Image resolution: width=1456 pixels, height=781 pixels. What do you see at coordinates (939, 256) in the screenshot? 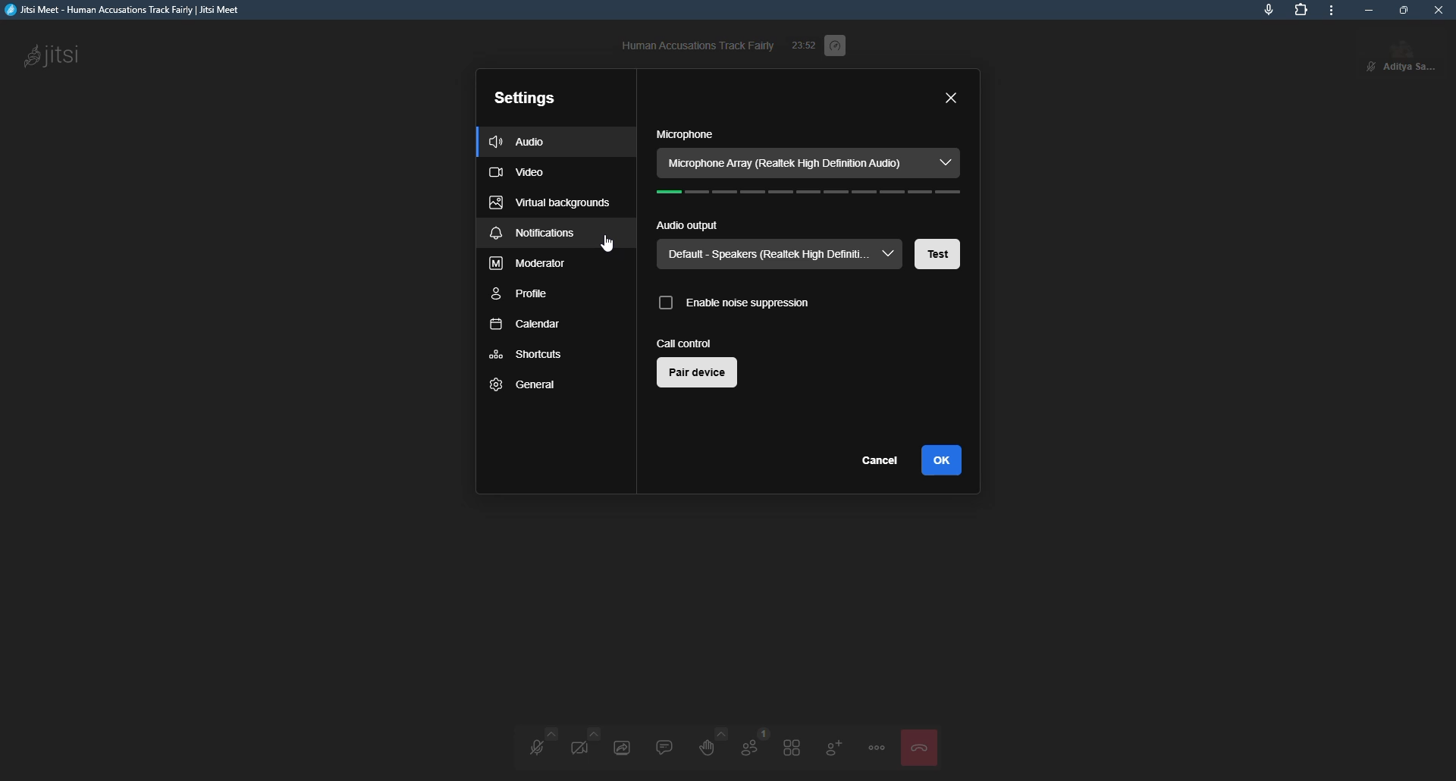
I see `test` at bounding box center [939, 256].